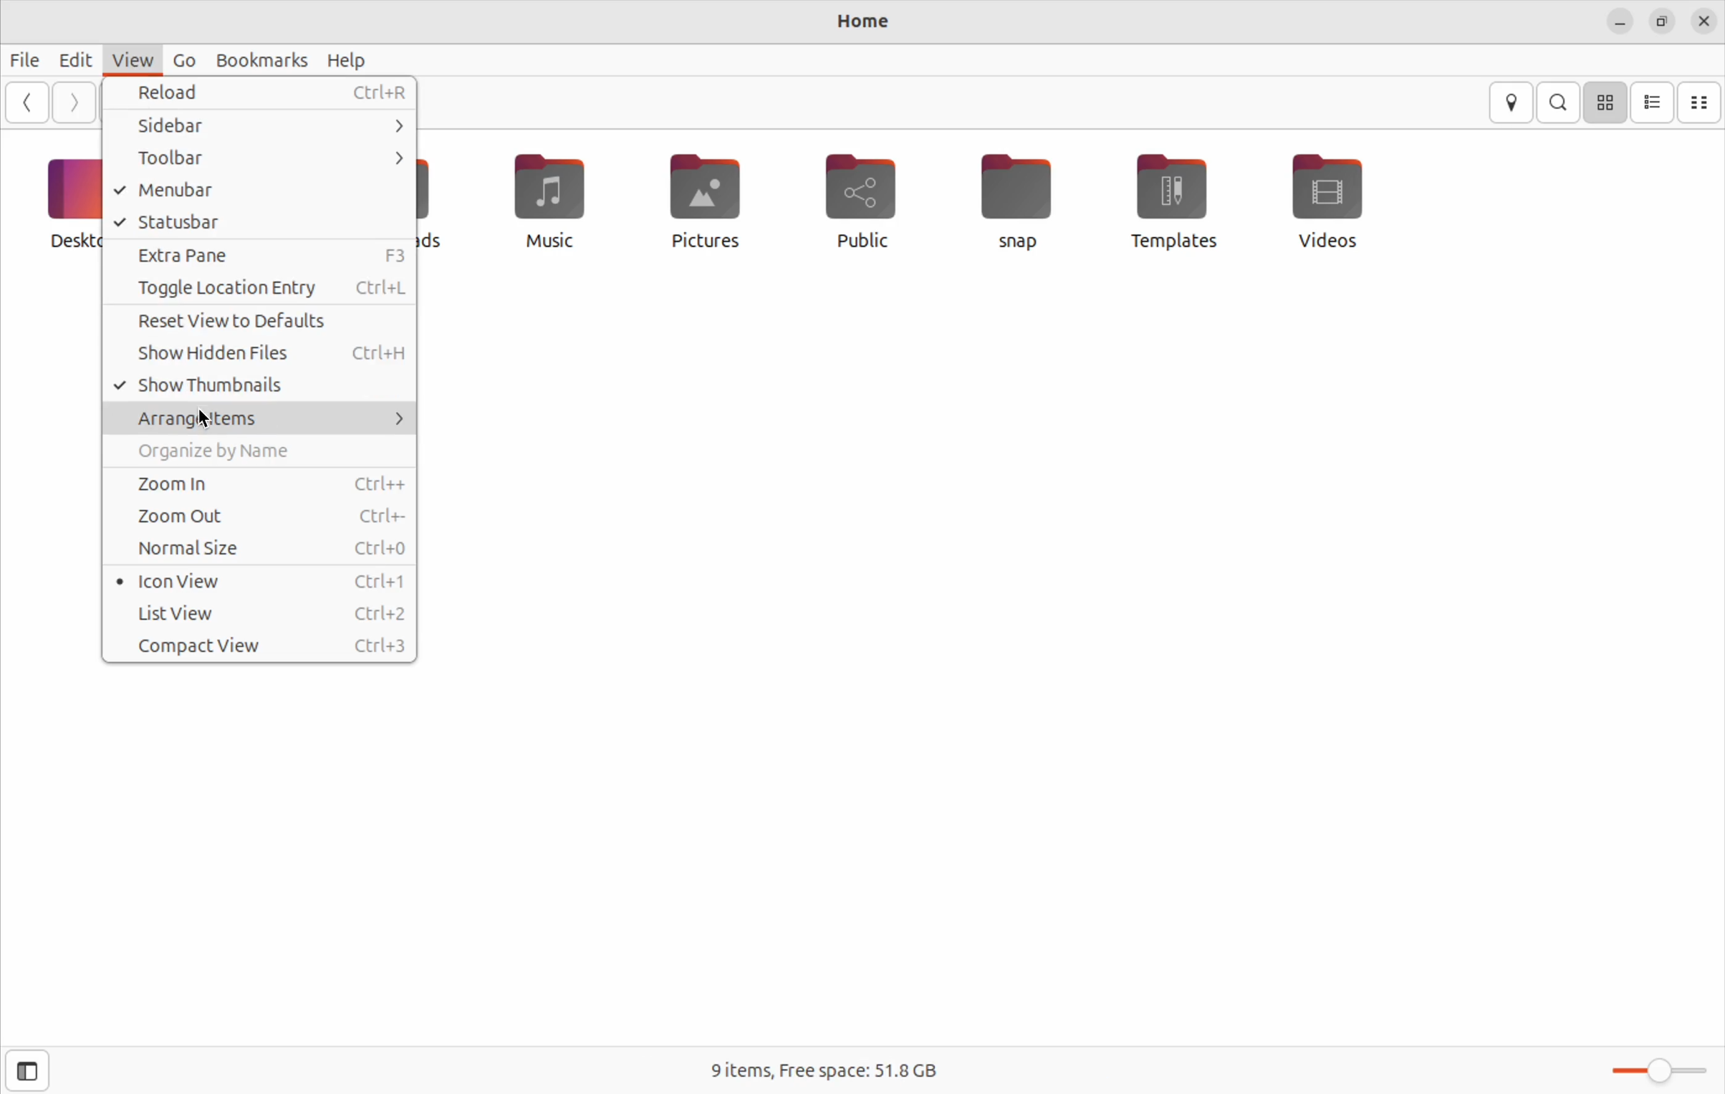 This screenshot has height=1094, width=1725. I want to click on extra pane, so click(262, 256).